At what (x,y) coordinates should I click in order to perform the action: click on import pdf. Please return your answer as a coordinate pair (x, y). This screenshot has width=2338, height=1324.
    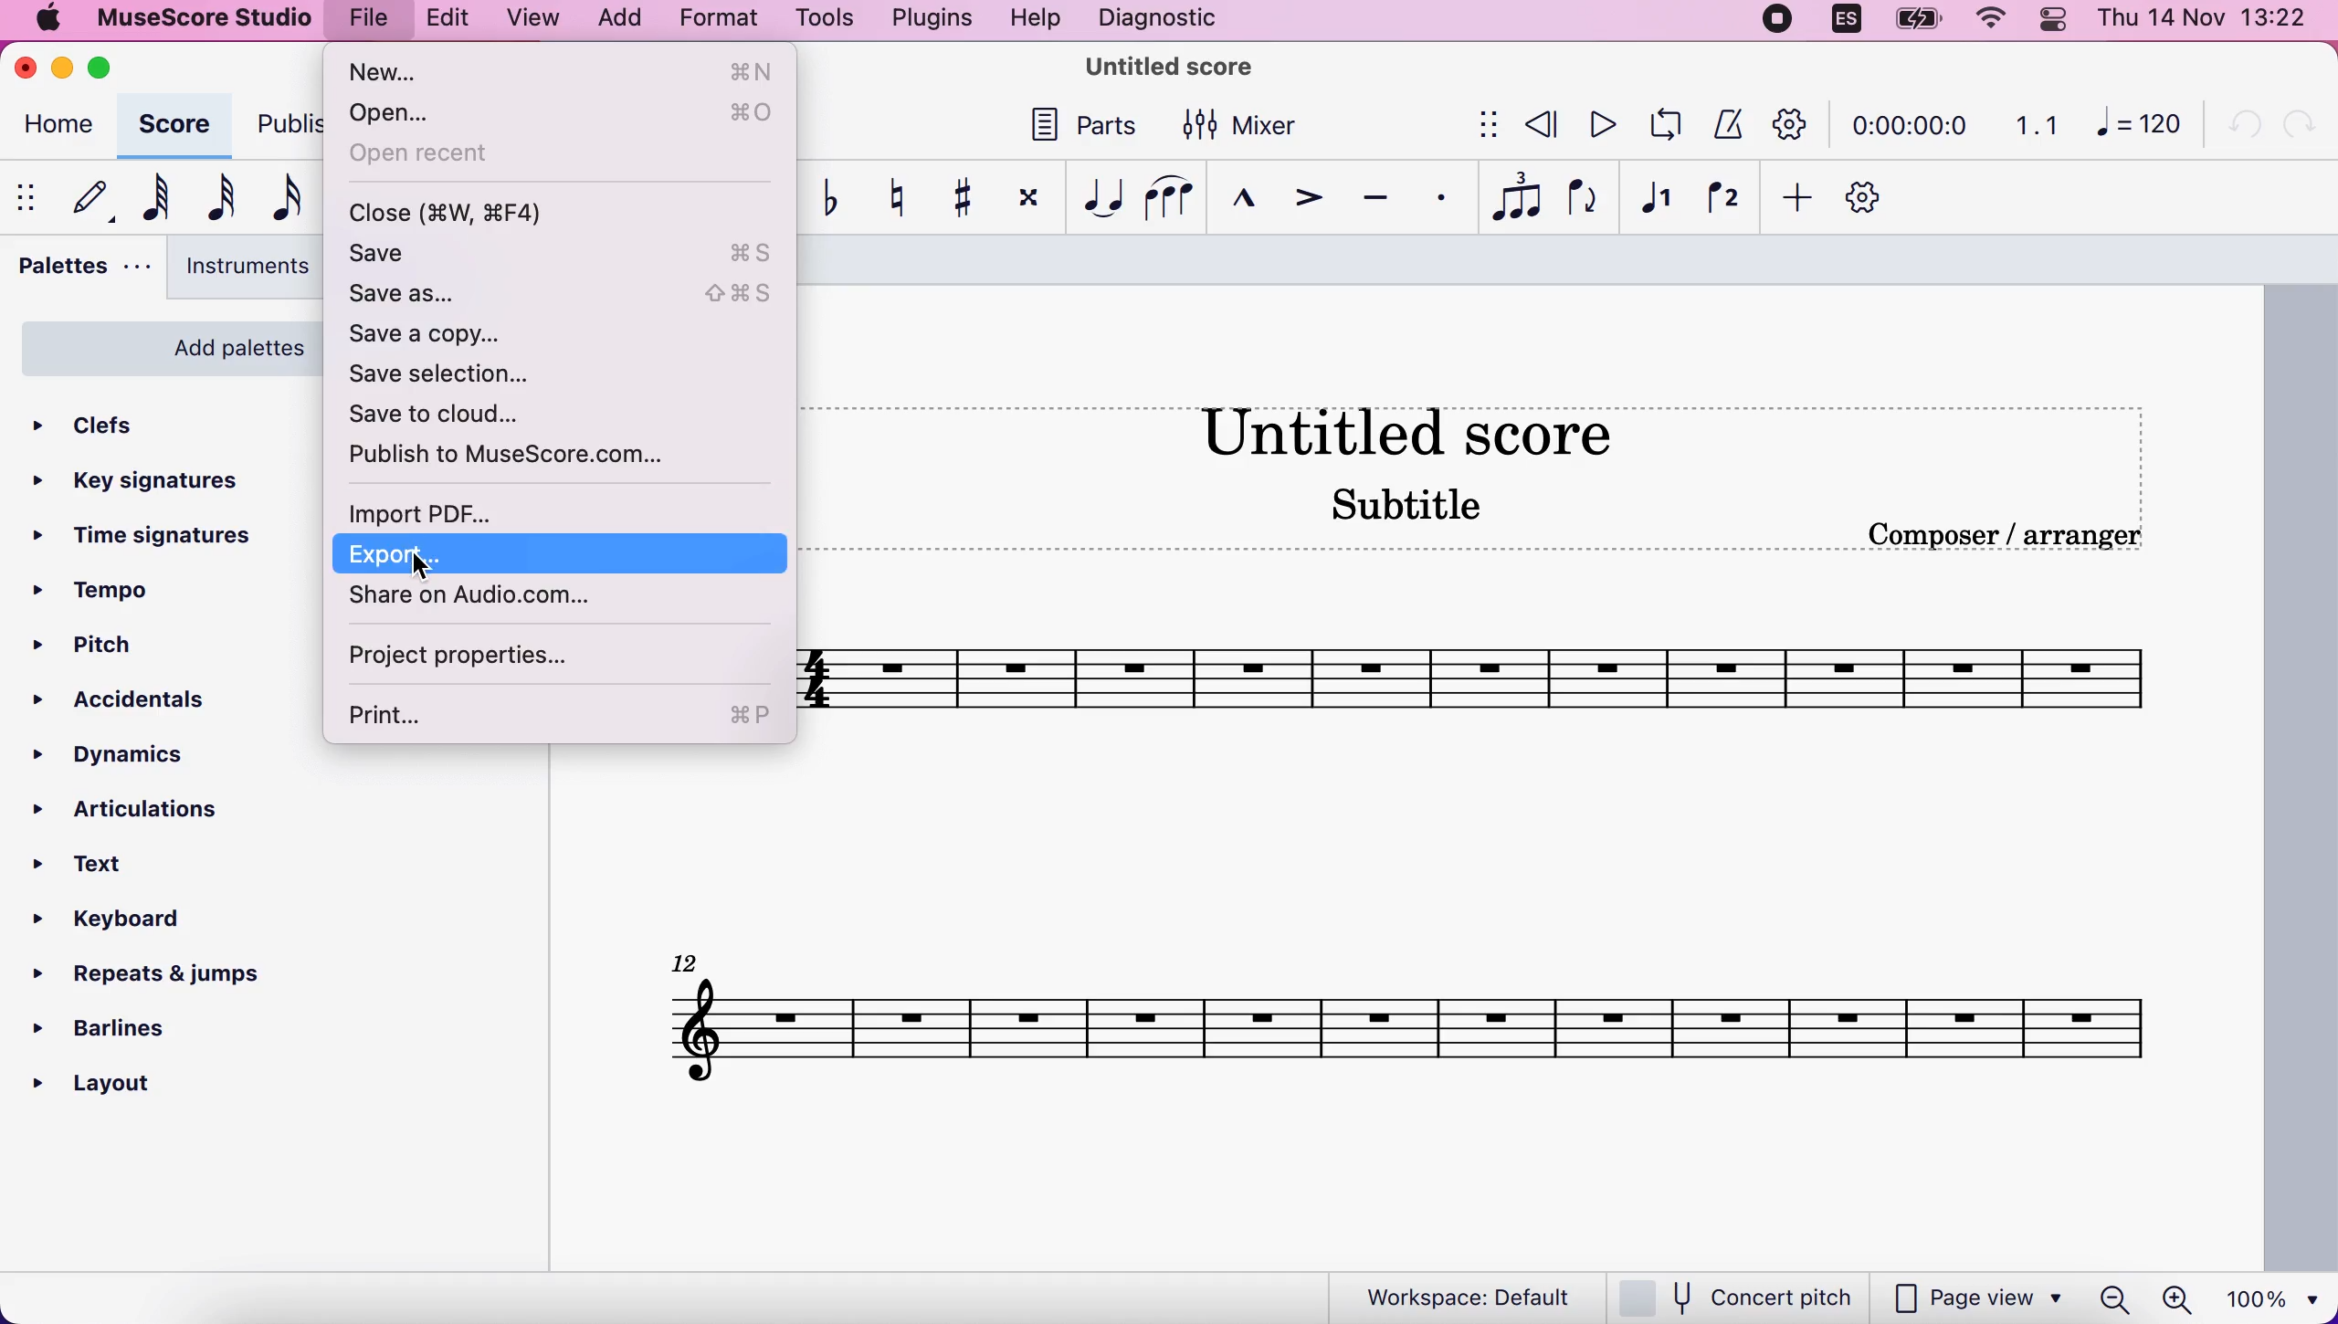
    Looking at the image, I should click on (468, 514).